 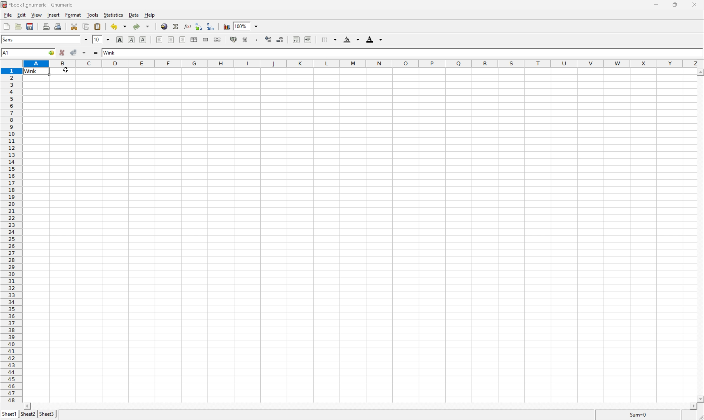 I want to click on sum=0, so click(x=638, y=415).